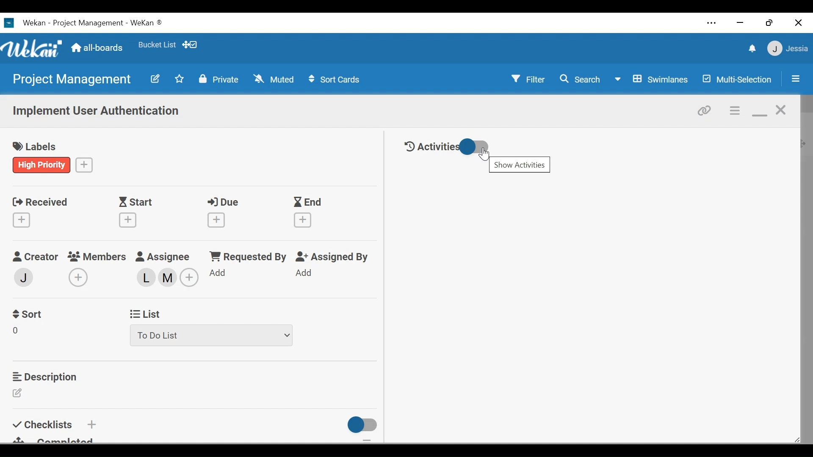 The height and width of the screenshot is (457, 813). I want to click on Create End Date, so click(303, 220).